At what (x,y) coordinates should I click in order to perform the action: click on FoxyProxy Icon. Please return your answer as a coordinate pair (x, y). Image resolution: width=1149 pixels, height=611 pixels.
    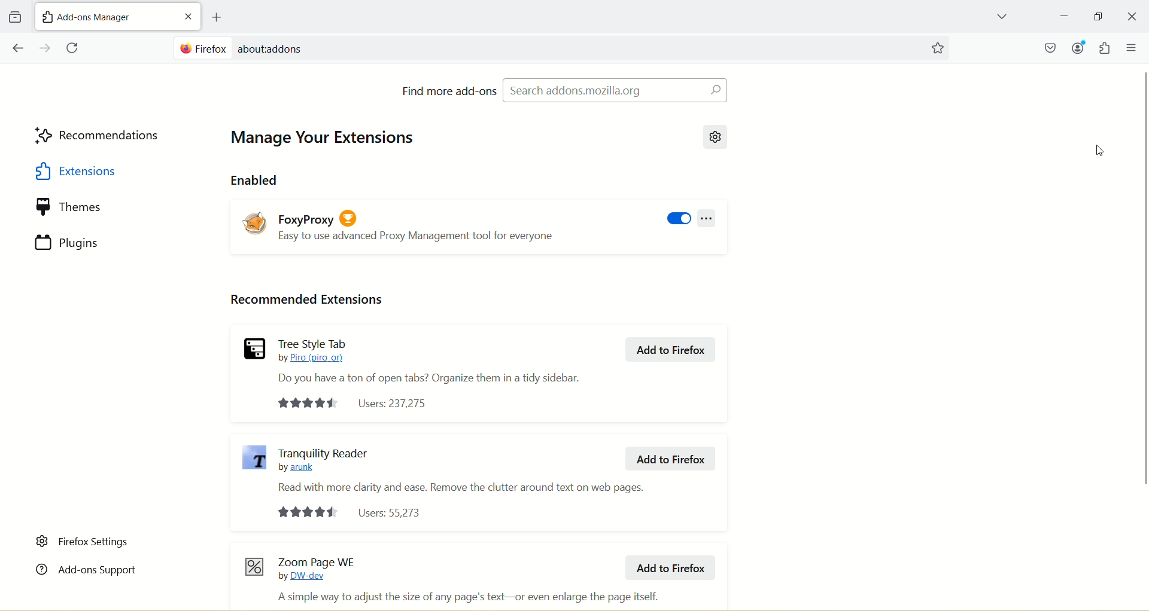
    Looking at the image, I should click on (256, 222).